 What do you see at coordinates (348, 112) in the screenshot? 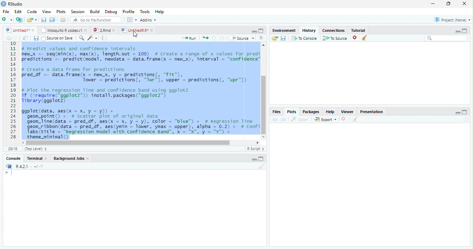
I see `Viewer` at bounding box center [348, 112].